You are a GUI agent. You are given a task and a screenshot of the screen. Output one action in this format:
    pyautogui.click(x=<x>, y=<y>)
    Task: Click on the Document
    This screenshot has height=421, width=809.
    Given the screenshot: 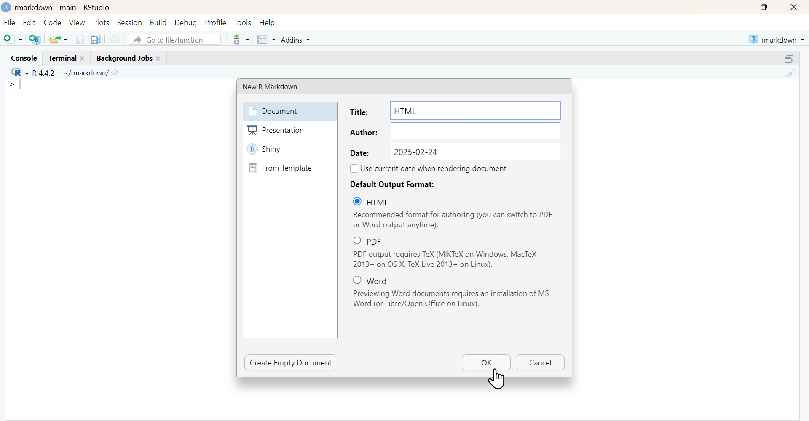 What is the action you would take?
    pyautogui.click(x=289, y=111)
    